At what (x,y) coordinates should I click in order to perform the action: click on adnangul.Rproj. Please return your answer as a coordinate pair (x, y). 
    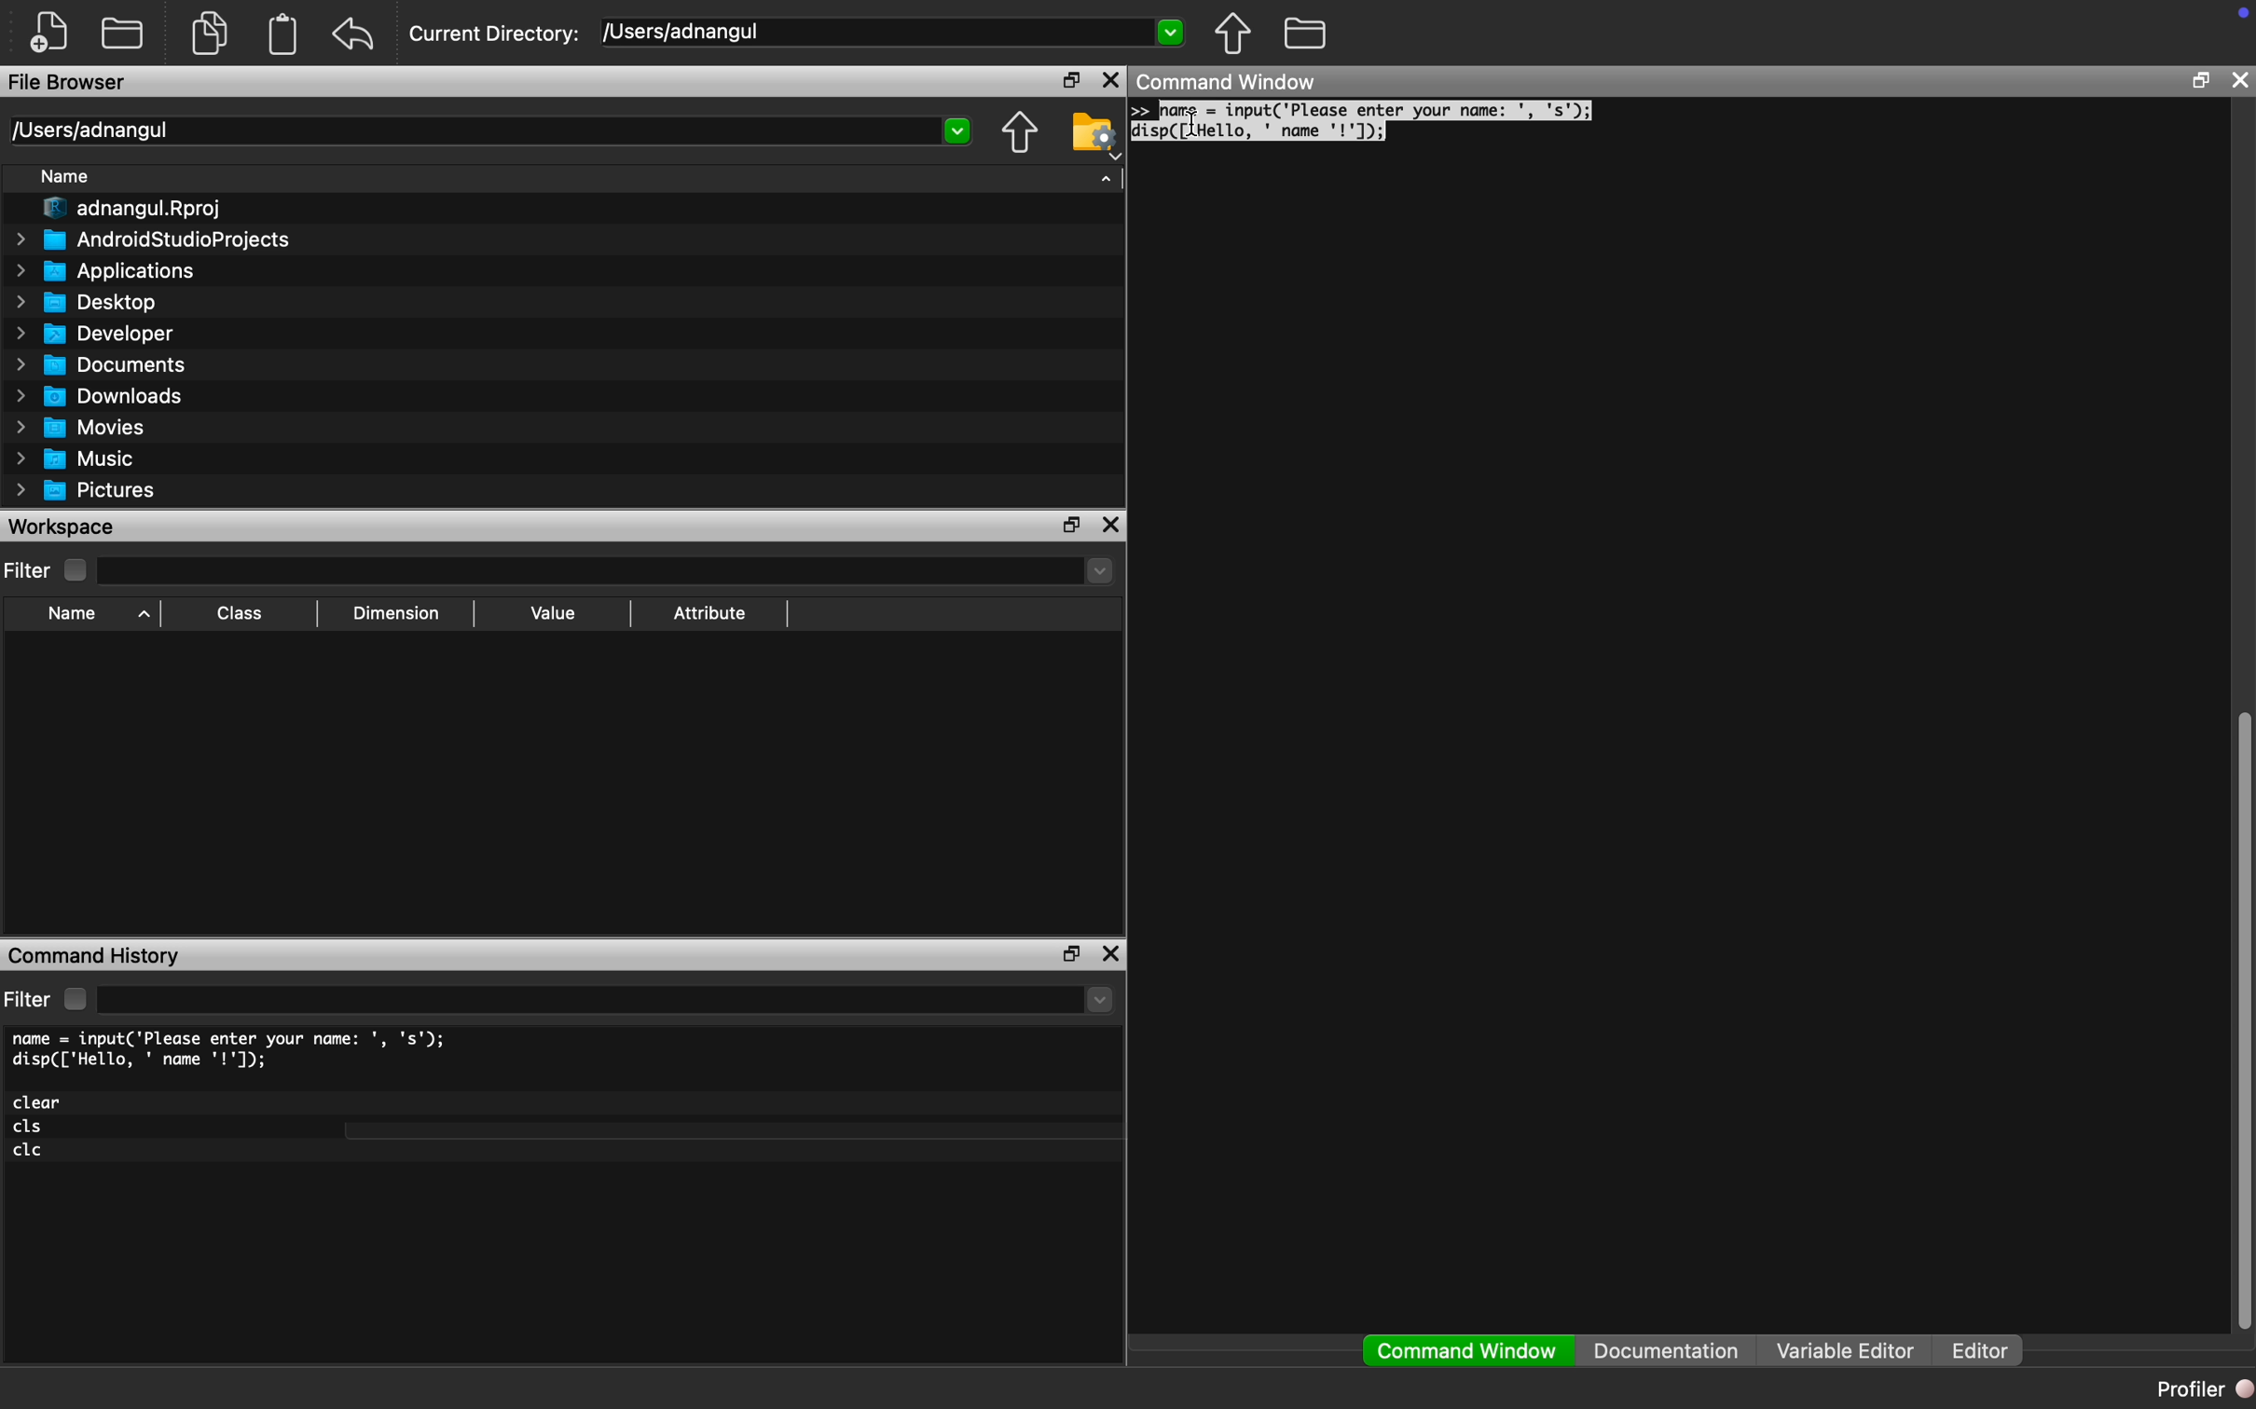
    Looking at the image, I should click on (135, 209).